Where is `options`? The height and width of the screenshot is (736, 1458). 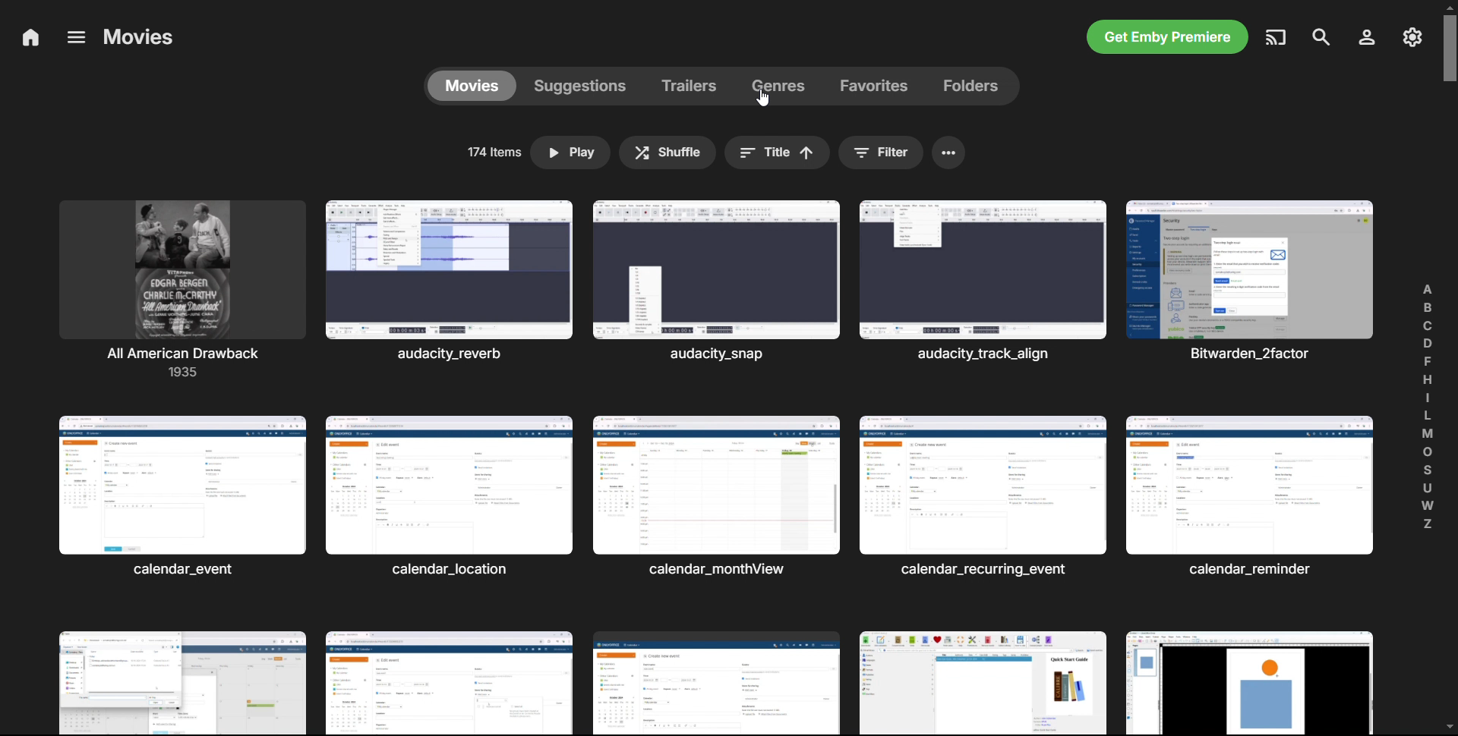
options is located at coordinates (74, 36).